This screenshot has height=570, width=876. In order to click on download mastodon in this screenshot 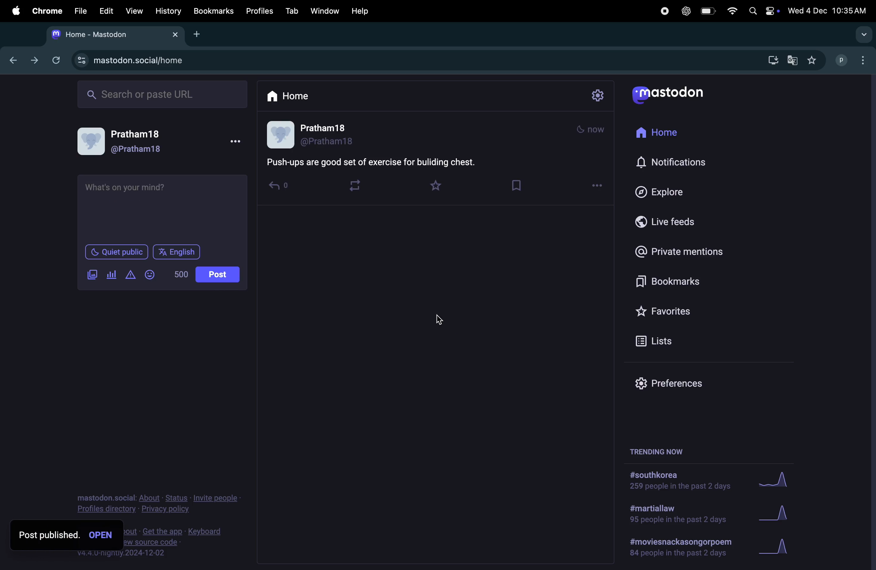, I will do `click(770, 61)`.